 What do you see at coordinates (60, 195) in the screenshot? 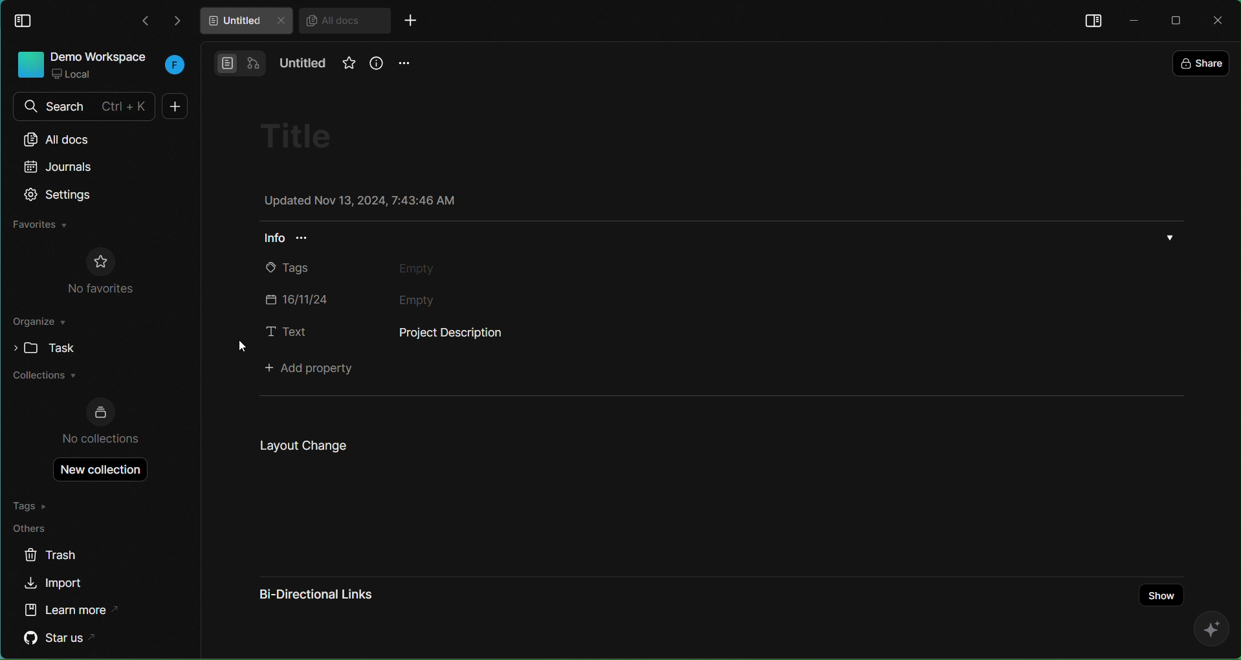
I see `settings` at bounding box center [60, 195].